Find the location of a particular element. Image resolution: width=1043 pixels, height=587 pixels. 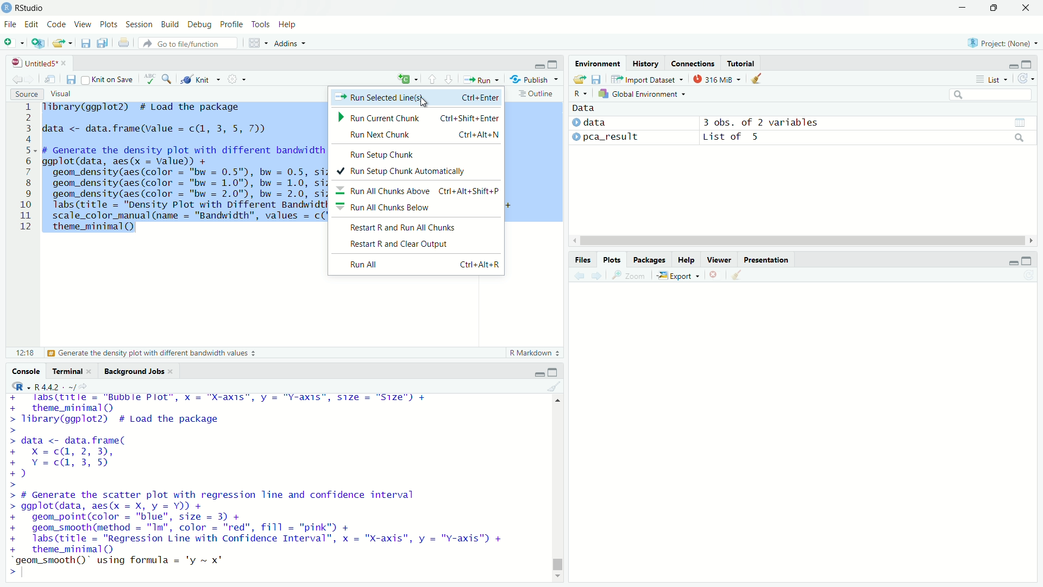

Session is located at coordinates (139, 24).